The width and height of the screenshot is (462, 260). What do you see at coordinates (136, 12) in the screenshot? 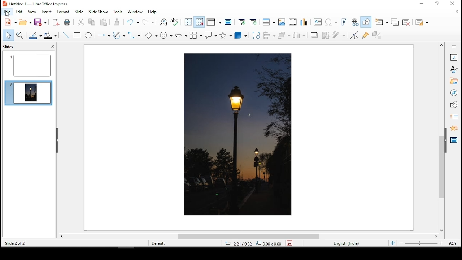
I see `window` at bounding box center [136, 12].